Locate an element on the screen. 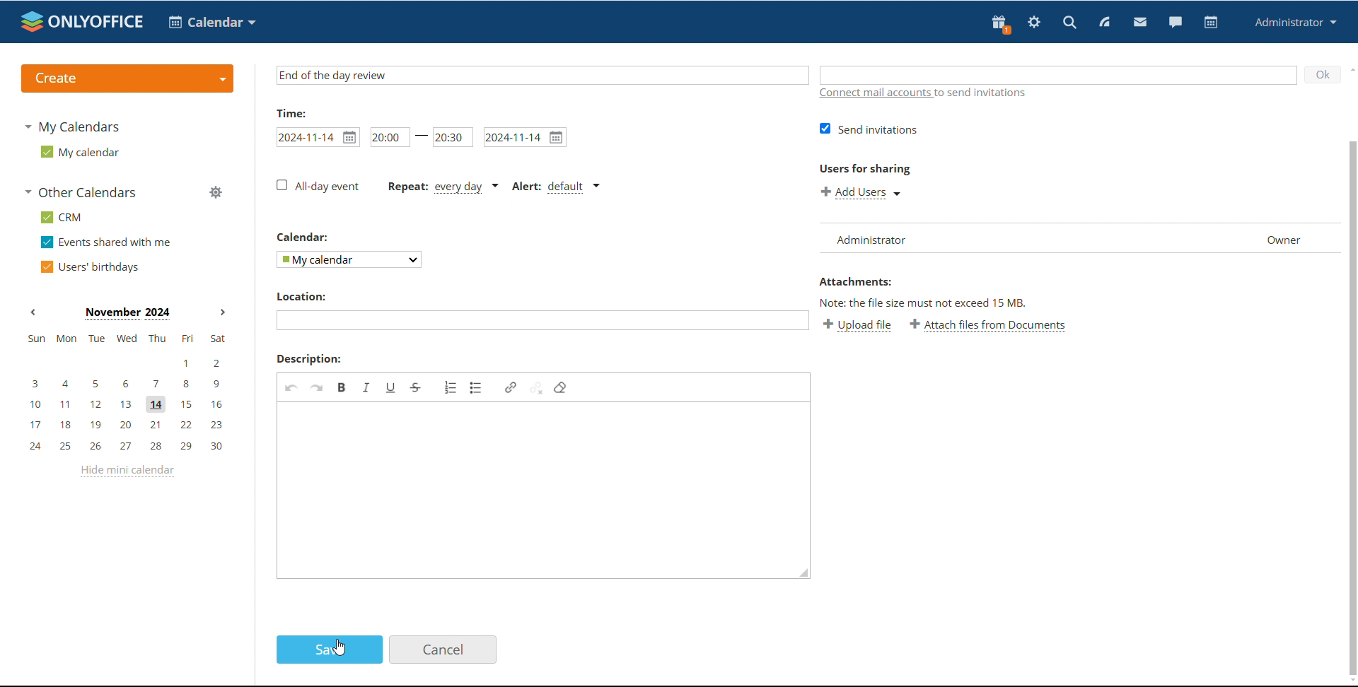 Image resolution: width=1358 pixels, height=687 pixels. Undo is located at coordinates (292, 387).